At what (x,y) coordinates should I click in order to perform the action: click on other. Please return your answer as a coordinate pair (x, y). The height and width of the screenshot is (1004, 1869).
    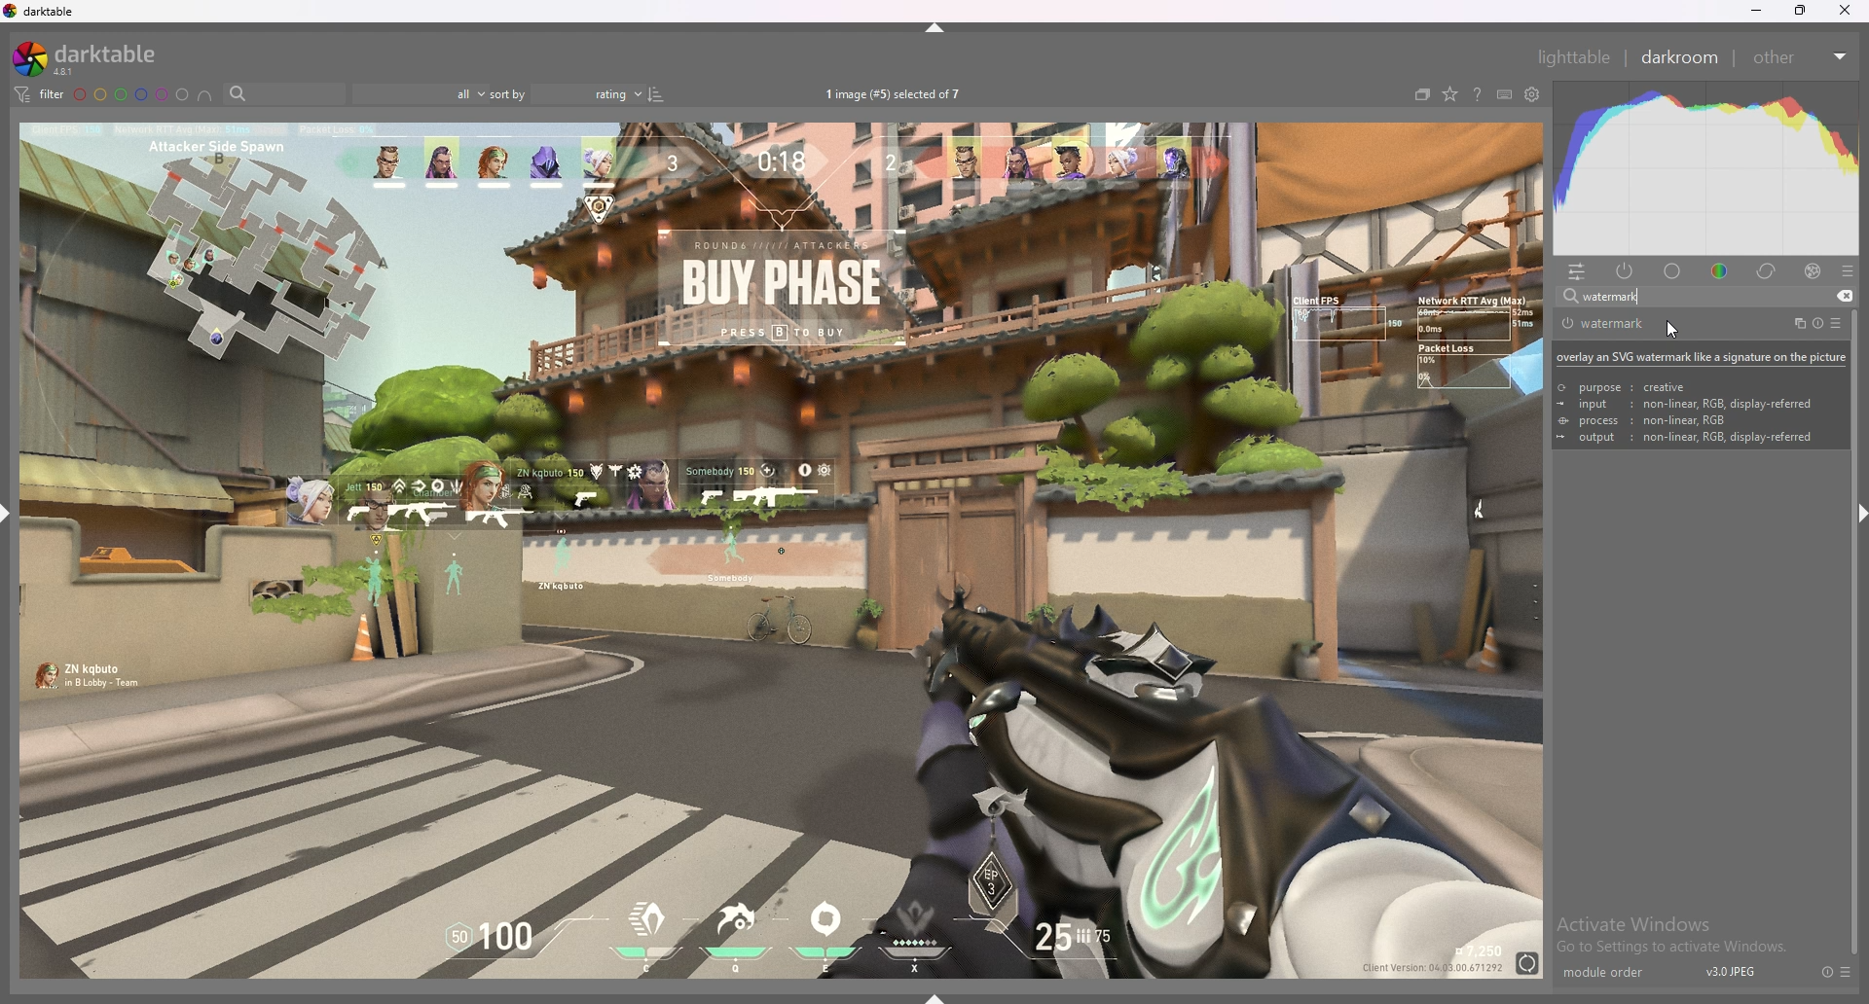
    Looking at the image, I should click on (1799, 57).